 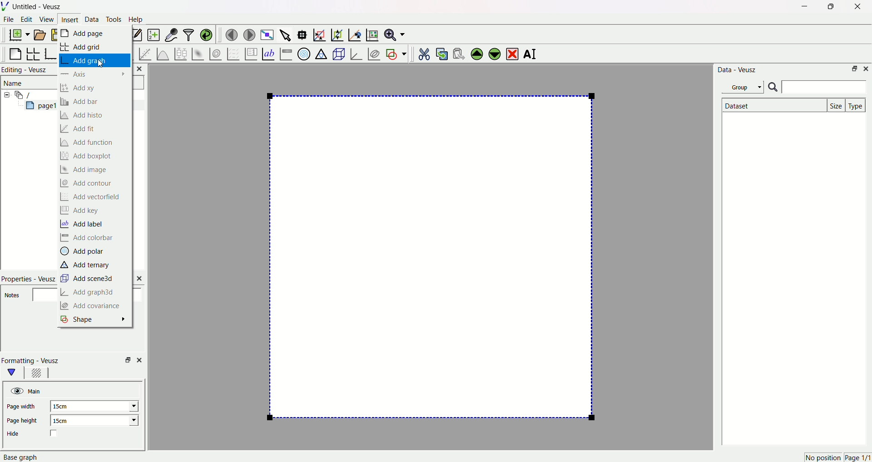 I want to click on Maximize, so click(x=829, y=7).